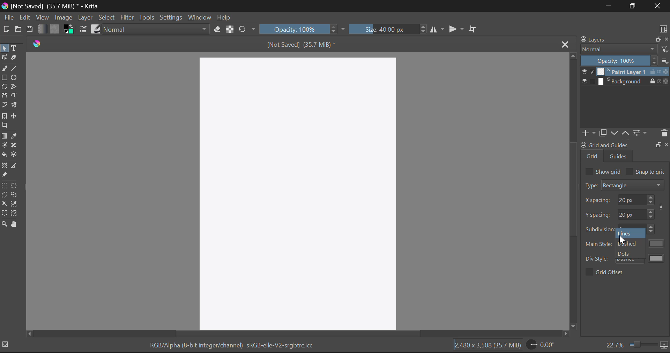 This screenshot has height=353, width=670. I want to click on Polygon Selection, so click(4, 196).